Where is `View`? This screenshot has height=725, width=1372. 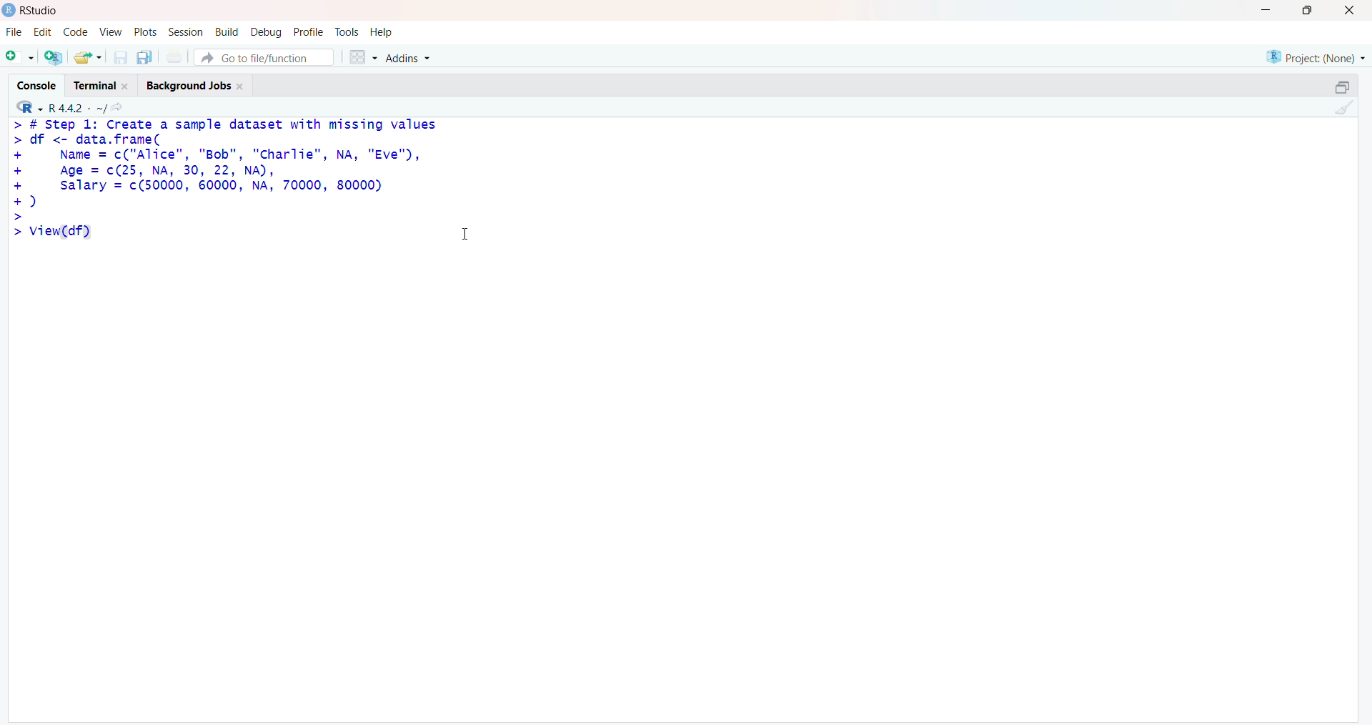
View is located at coordinates (110, 33).